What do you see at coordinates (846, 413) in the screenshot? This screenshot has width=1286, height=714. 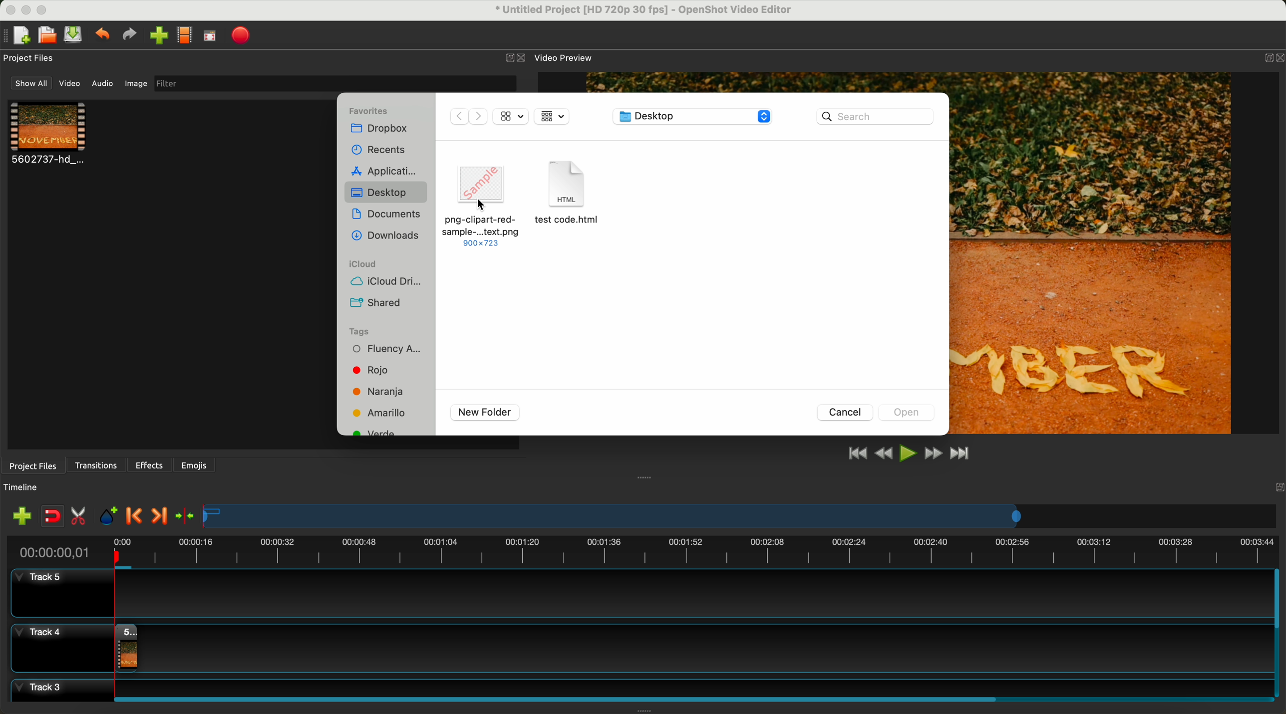 I see `cancel button` at bounding box center [846, 413].